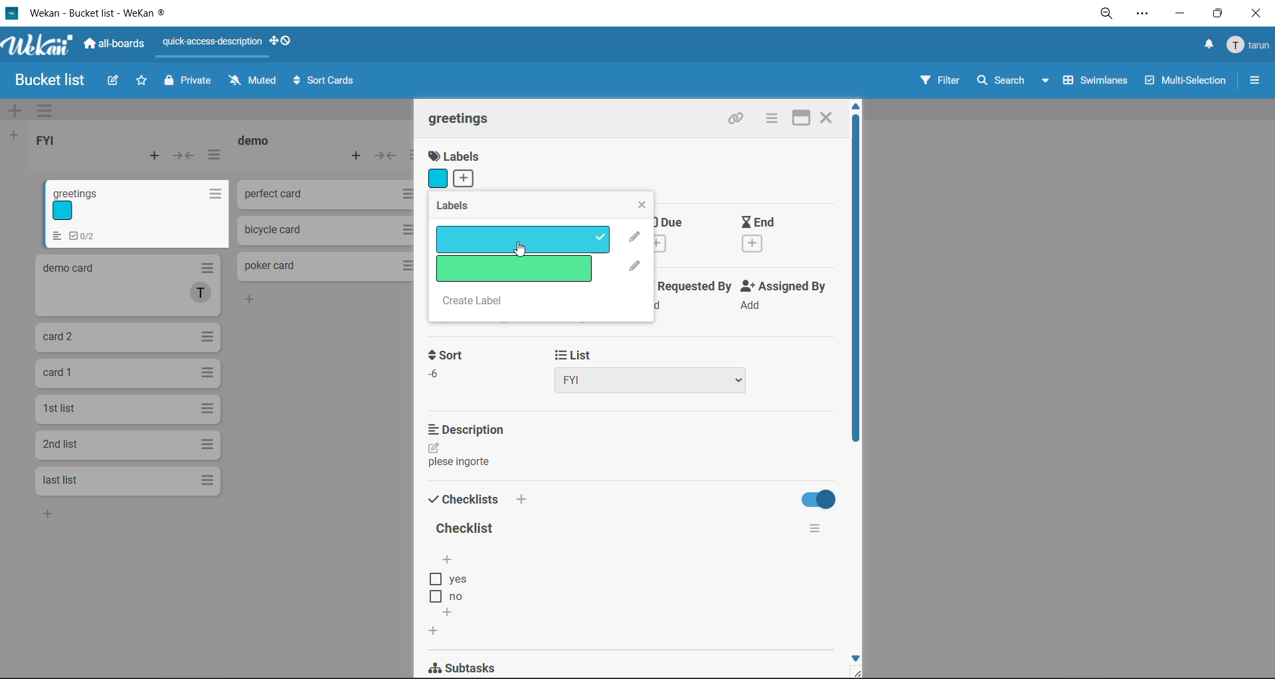 The width and height of the screenshot is (1275, 679). Describe the element at coordinates (445, 366) in the screenshot. I see `sort` at that location.